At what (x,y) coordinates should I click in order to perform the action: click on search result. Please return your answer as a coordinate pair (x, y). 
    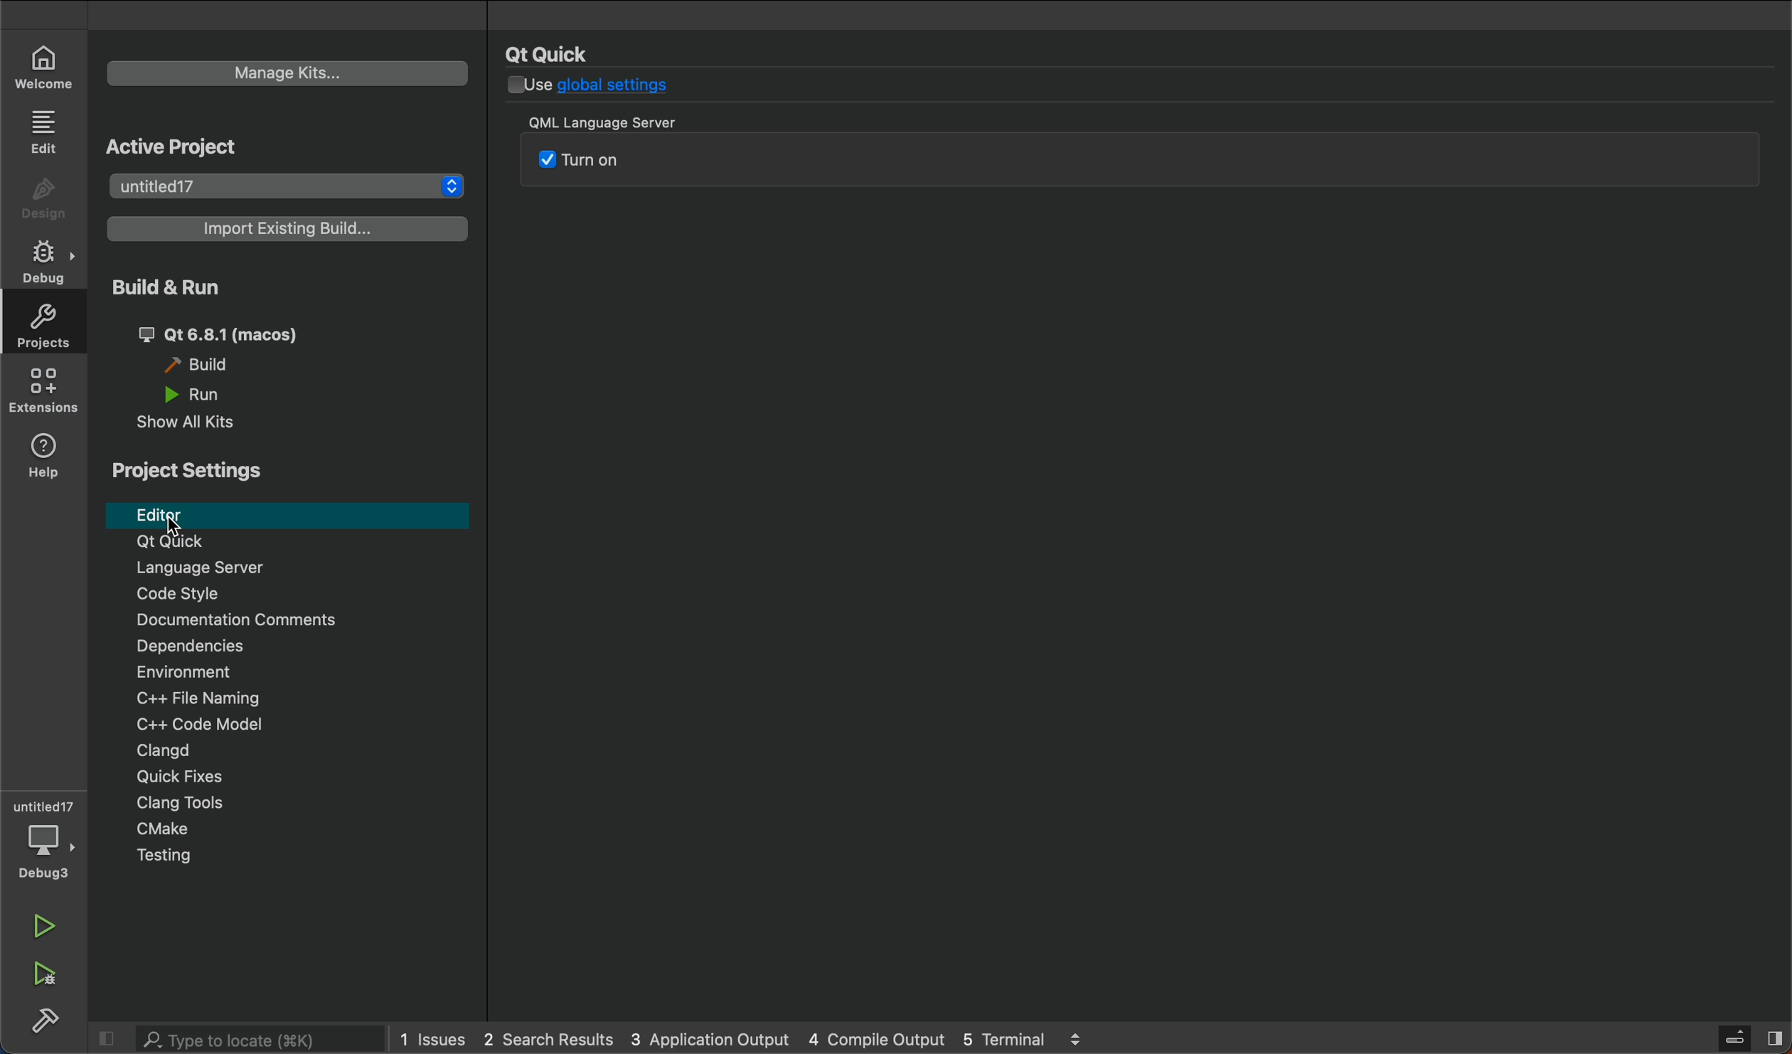
    Looking at the image, I should click on (551, 1037).